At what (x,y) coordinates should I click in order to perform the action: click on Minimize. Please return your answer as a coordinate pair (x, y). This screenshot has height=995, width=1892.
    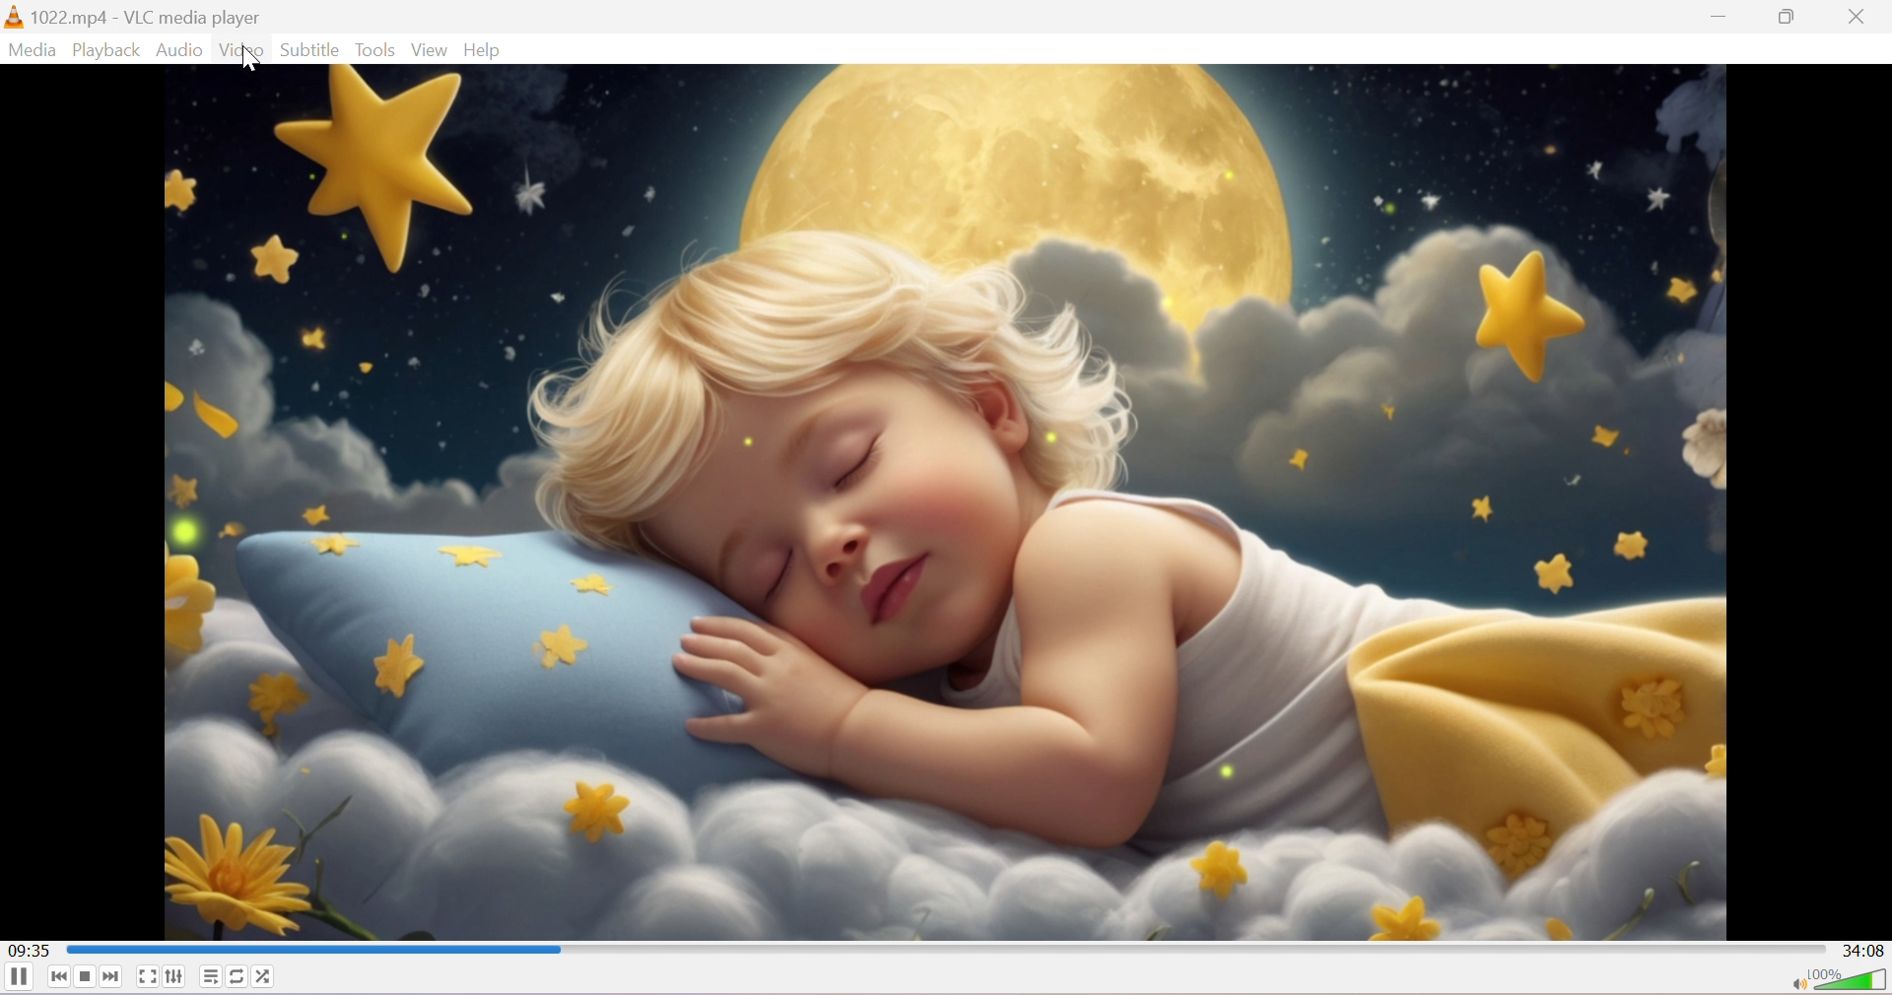
    Looking at the image, I should click on (1721, 23).